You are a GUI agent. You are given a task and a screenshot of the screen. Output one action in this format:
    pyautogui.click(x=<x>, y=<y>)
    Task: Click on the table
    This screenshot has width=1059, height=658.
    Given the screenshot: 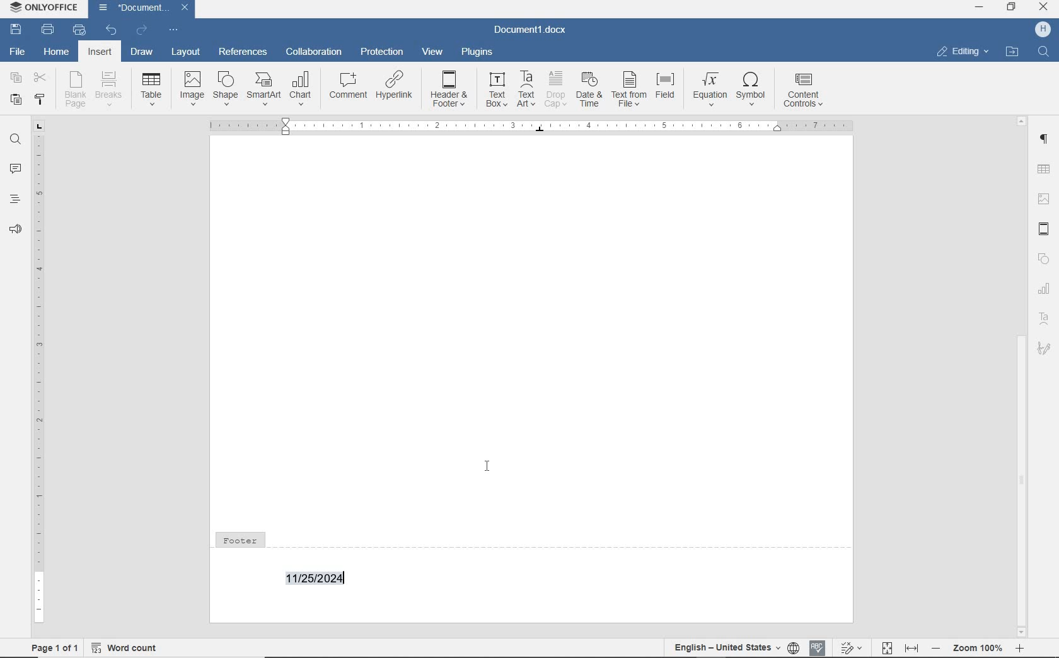 What is the action you would take?
    pyautogui.click(x=1045, y=168)
    